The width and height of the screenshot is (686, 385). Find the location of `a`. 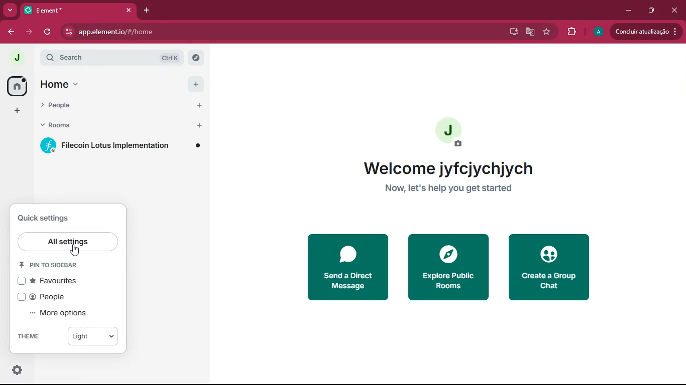

a is located at coordinates (599, 32).